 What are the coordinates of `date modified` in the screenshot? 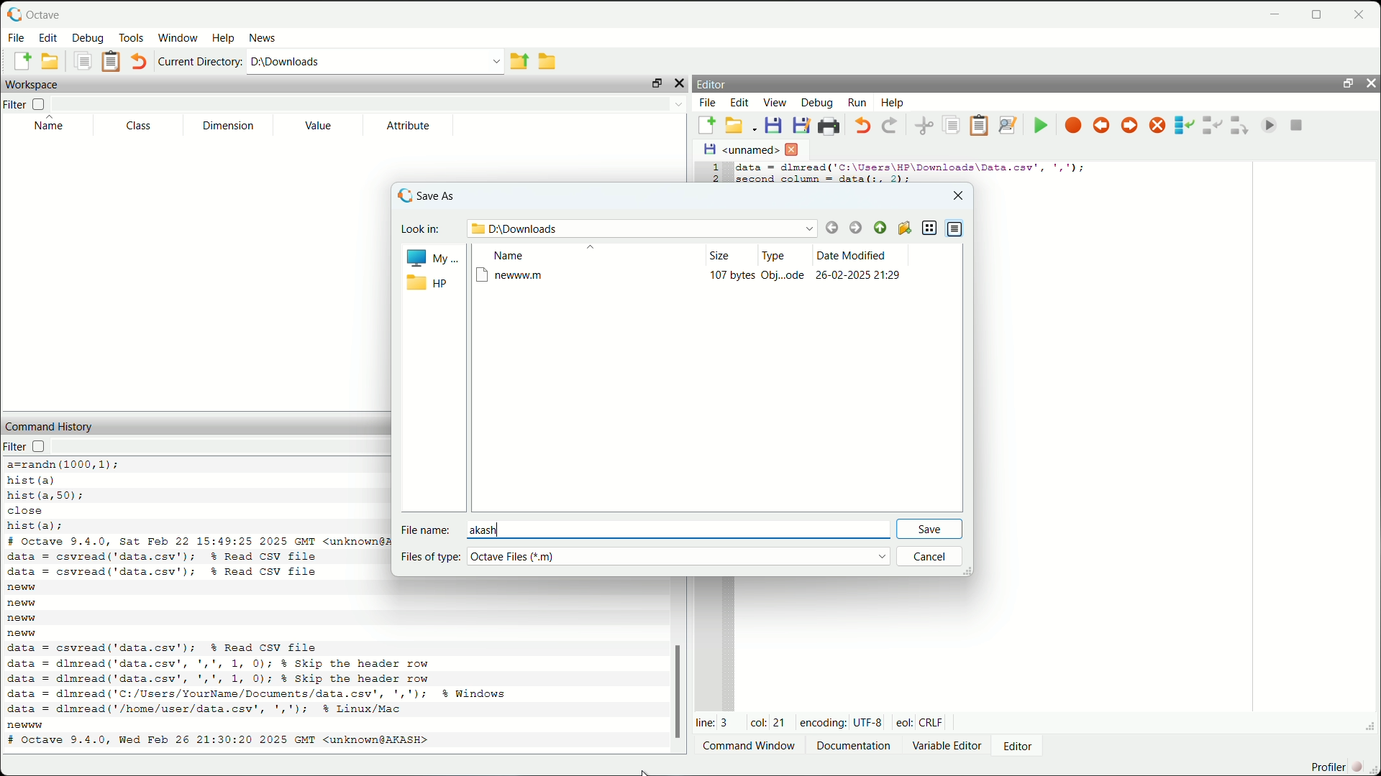 It's located at (860, 254).